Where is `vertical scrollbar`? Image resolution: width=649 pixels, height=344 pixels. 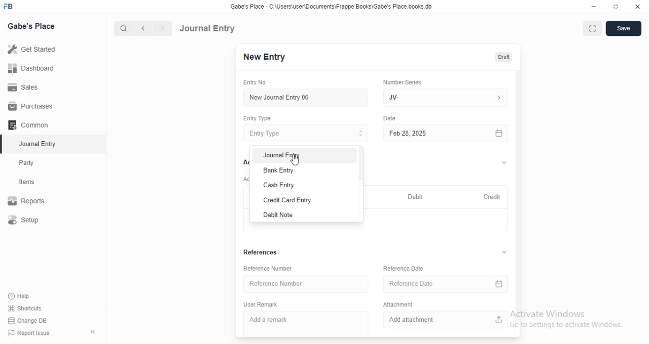 vertical scrollbar is located at coordinates (517, 190).